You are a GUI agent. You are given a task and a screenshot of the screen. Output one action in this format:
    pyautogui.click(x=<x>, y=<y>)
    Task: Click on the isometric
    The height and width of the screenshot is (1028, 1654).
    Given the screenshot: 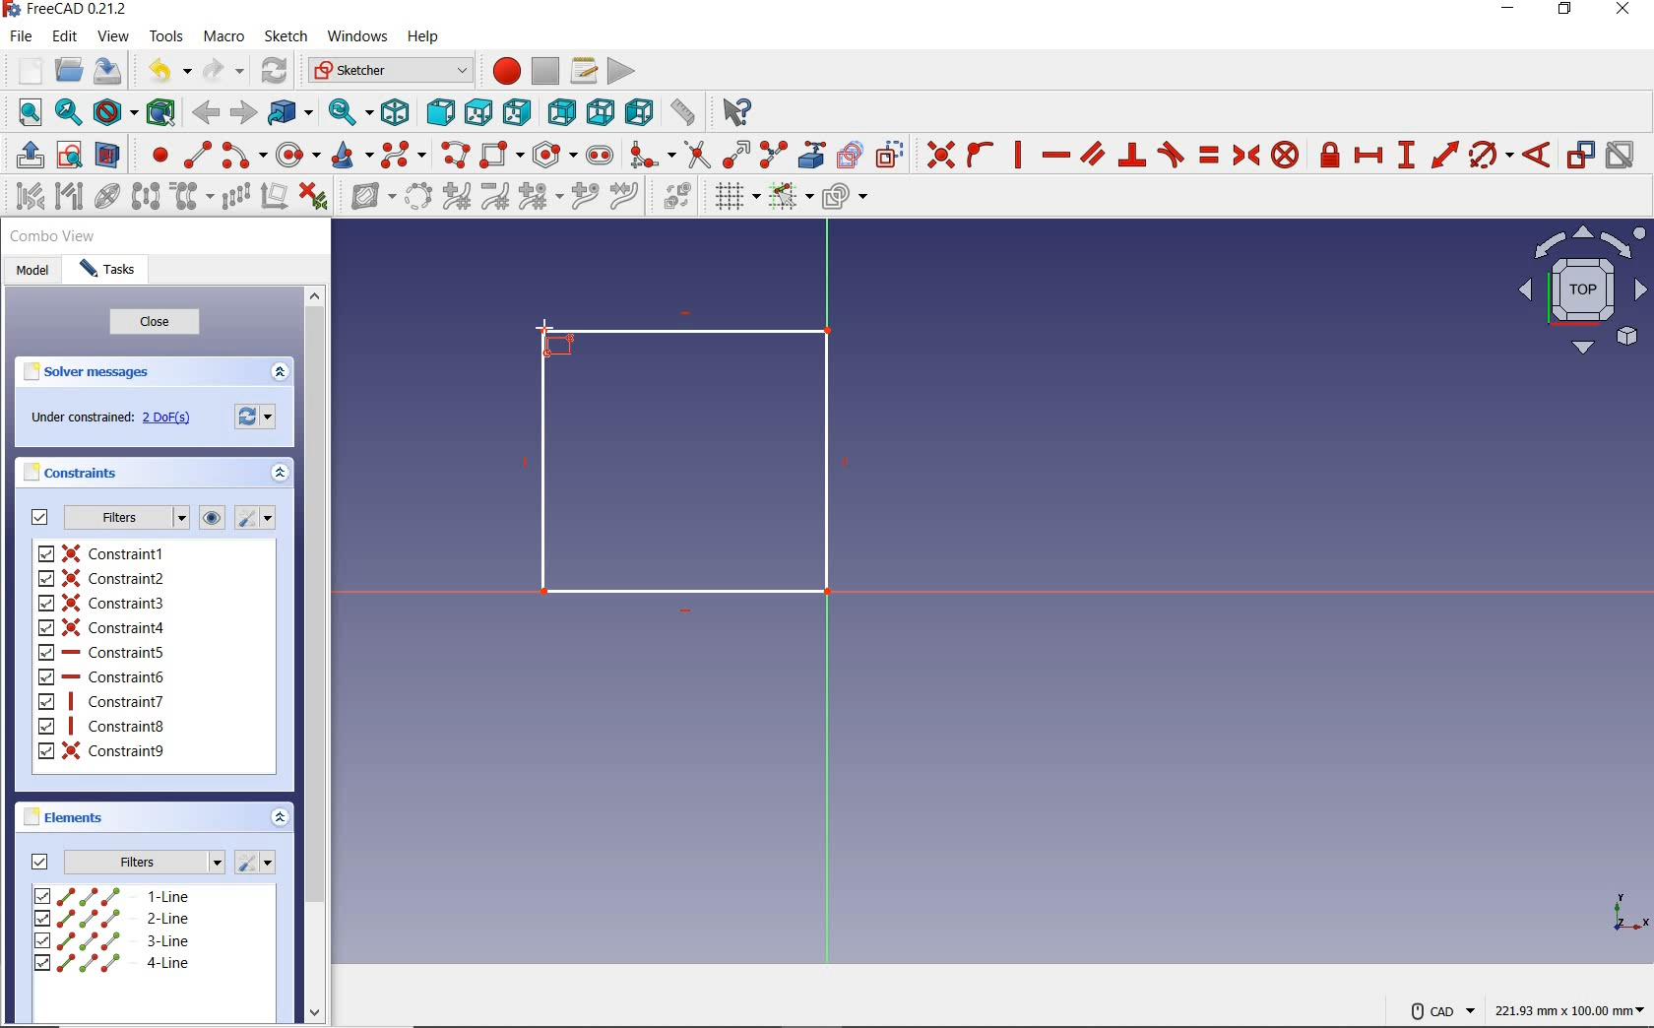 What is the action you would take?
    pyautogui.click(x=399, y=112)
    